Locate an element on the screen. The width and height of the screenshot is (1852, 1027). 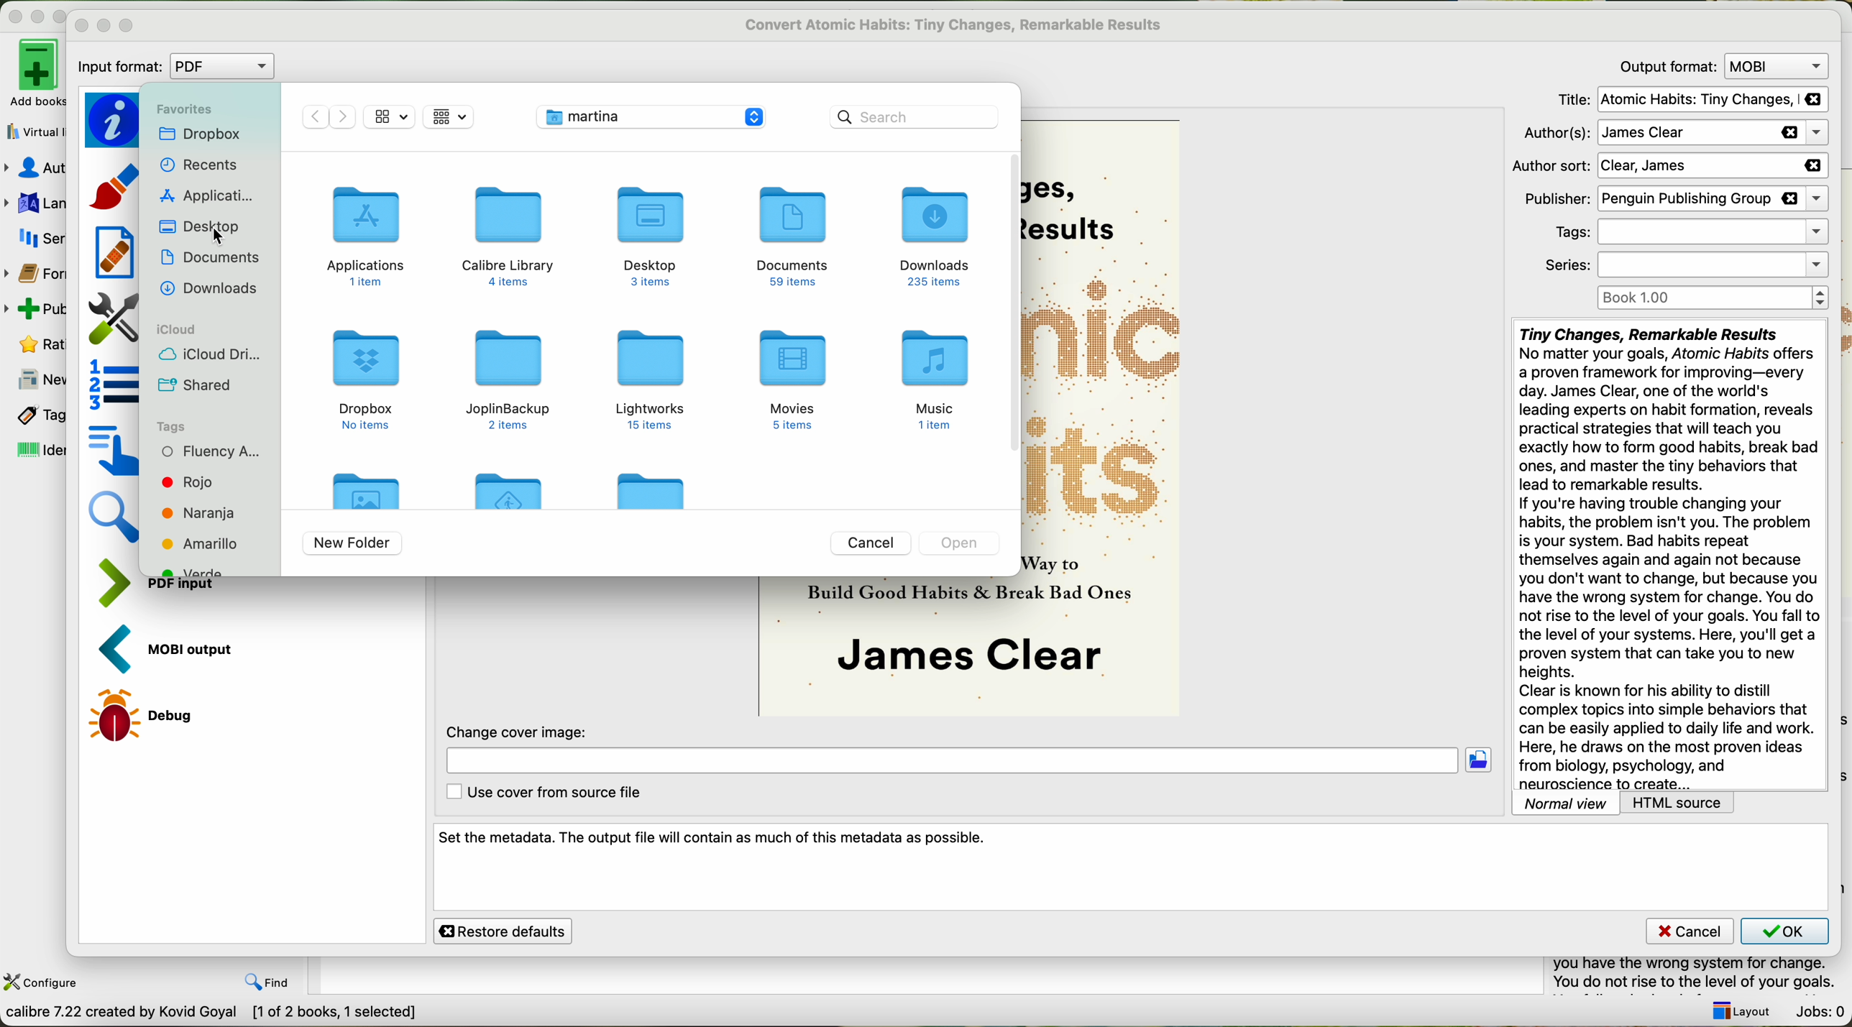
data is located at coordinates (213, 1014).